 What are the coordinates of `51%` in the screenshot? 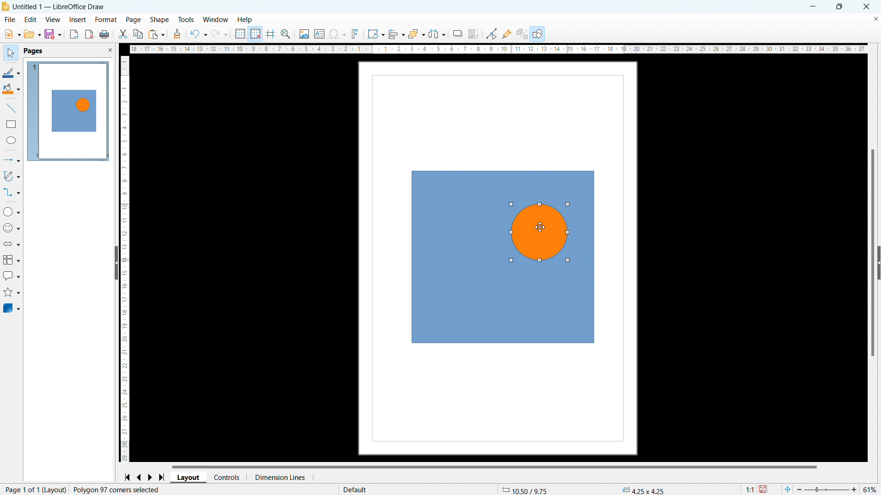 It's located at (870, 489).